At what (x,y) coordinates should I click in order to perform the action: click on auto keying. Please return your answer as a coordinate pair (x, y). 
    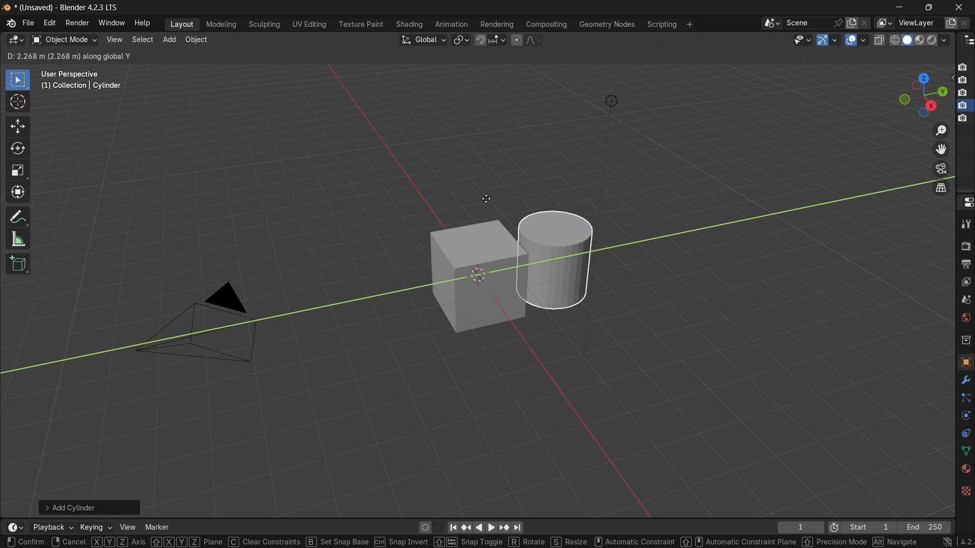
    Looking at the image, I should click on (424, 528).